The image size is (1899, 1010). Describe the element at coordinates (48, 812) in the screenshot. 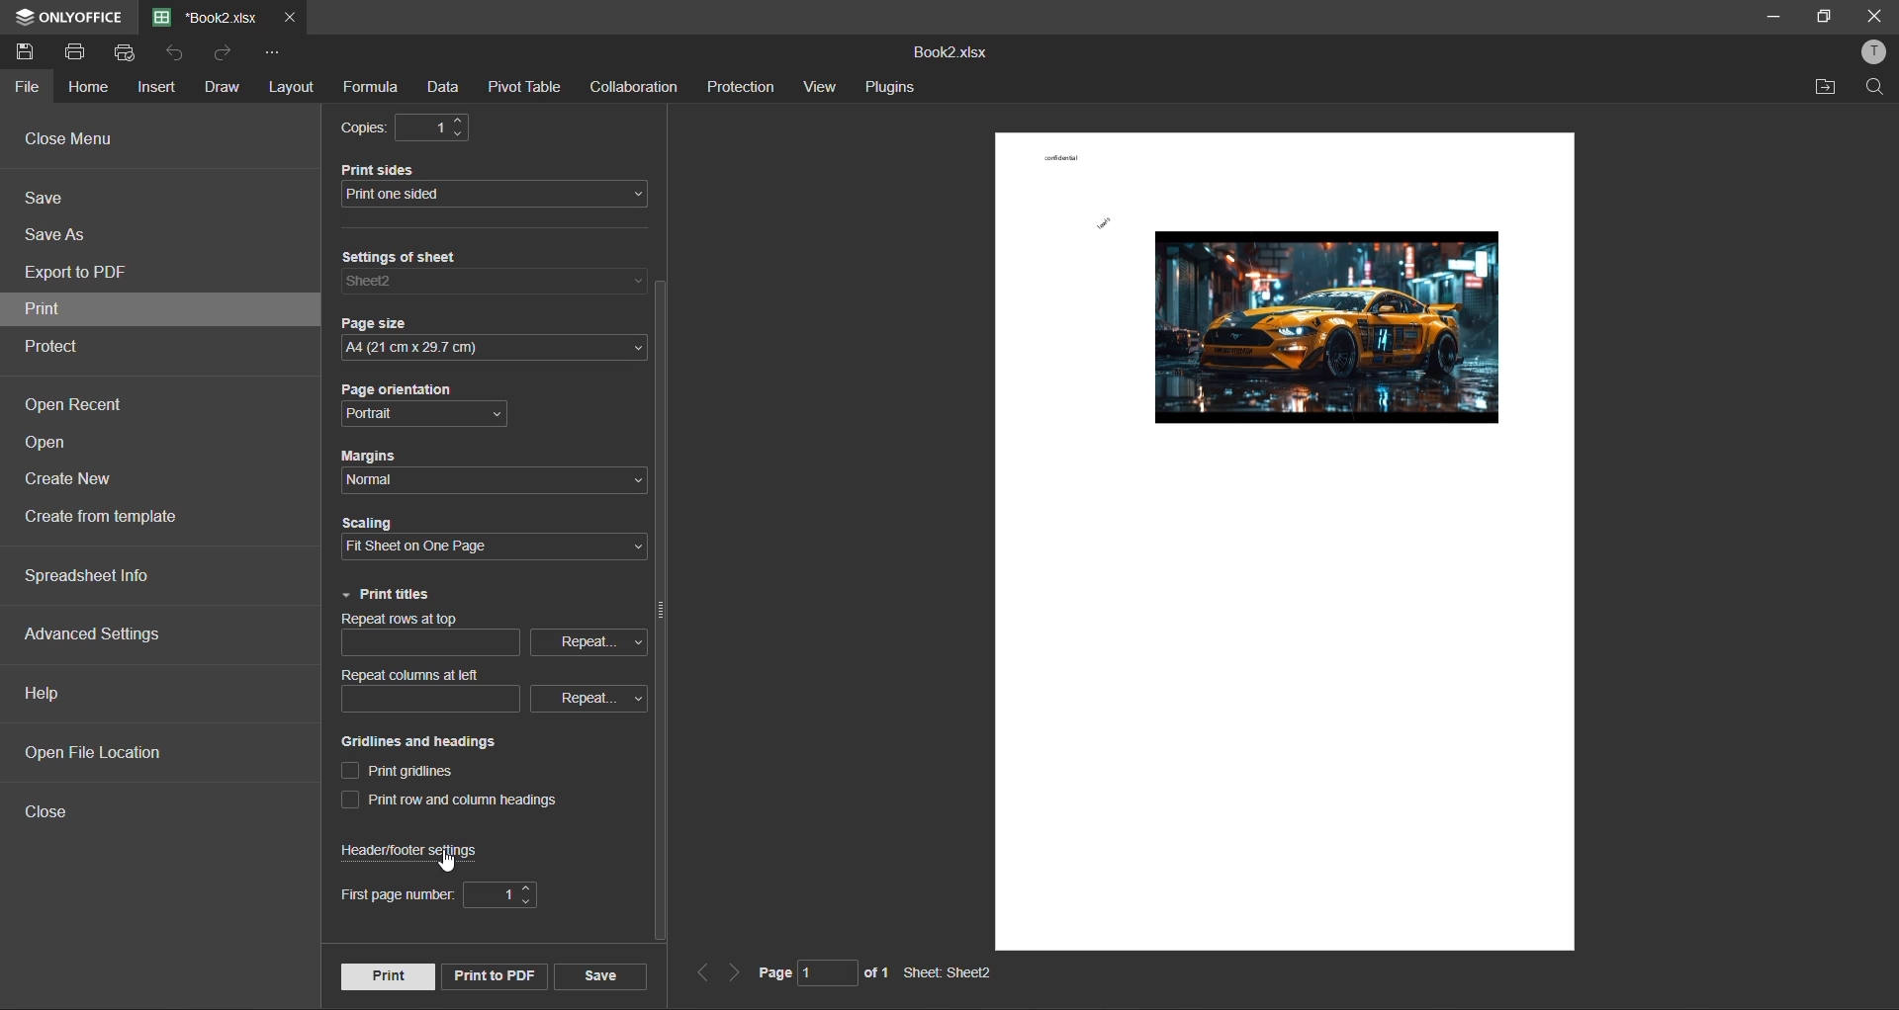

I see `close` at that location.